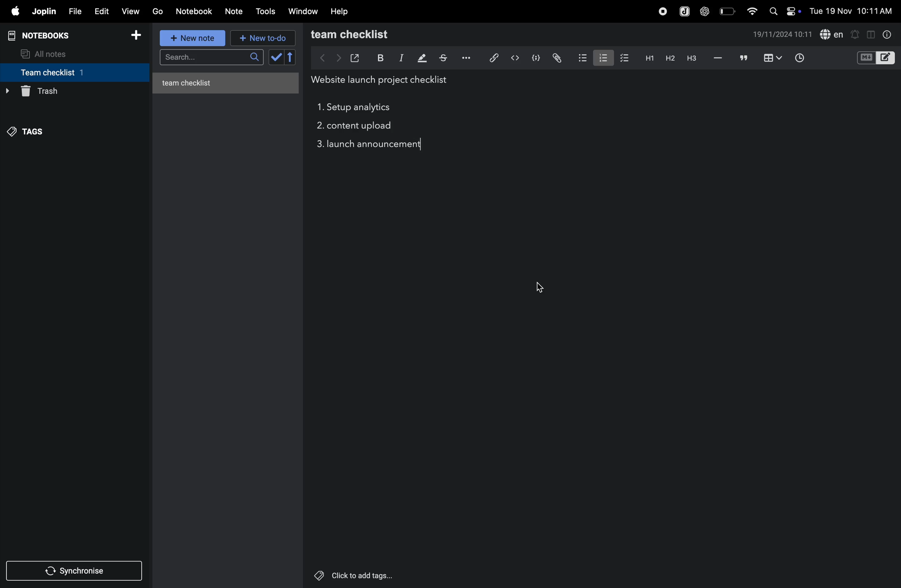 This screenshot has width=901, height=588. I want to click on time, so click(800, 57).